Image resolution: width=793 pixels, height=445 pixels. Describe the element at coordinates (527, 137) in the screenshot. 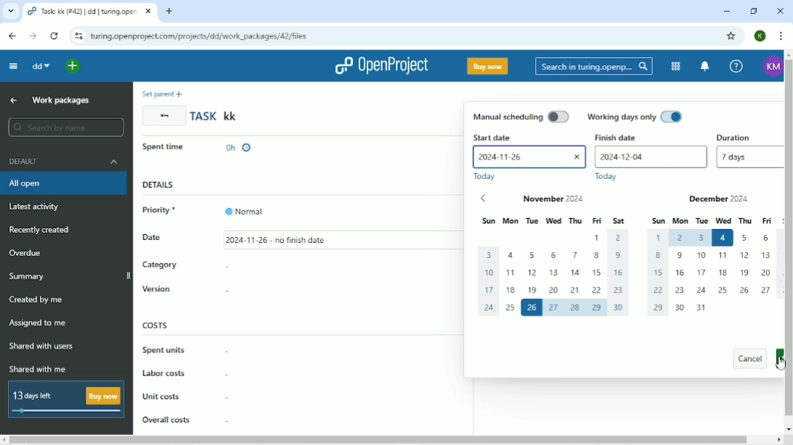

I see `Start date` at that location.